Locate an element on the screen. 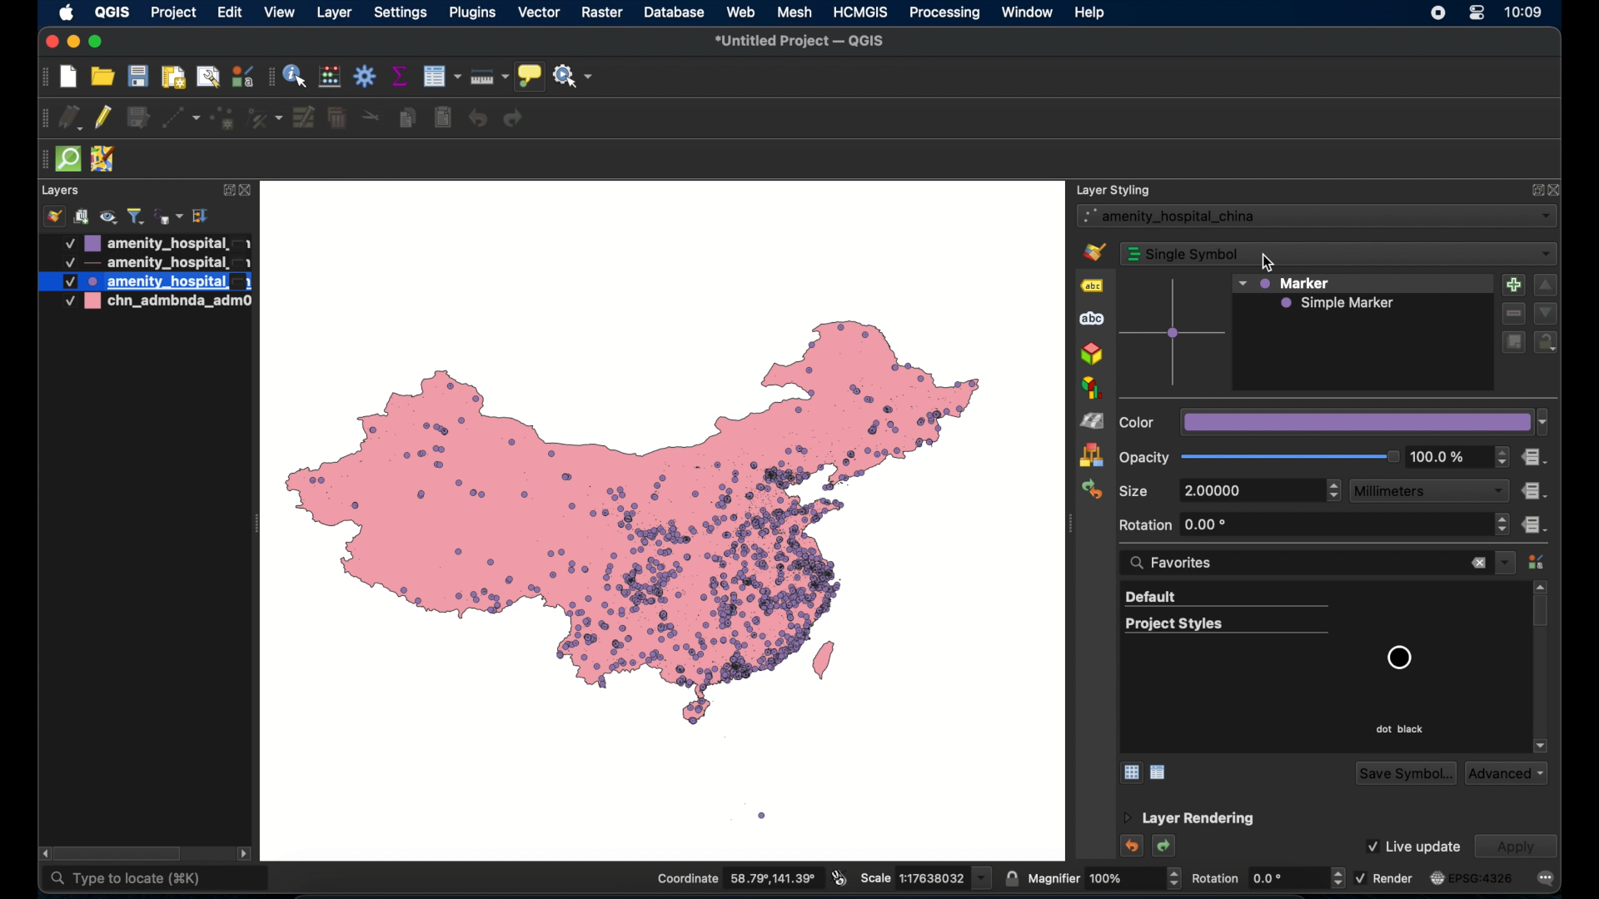  size is located at coordinates (1134, 489).